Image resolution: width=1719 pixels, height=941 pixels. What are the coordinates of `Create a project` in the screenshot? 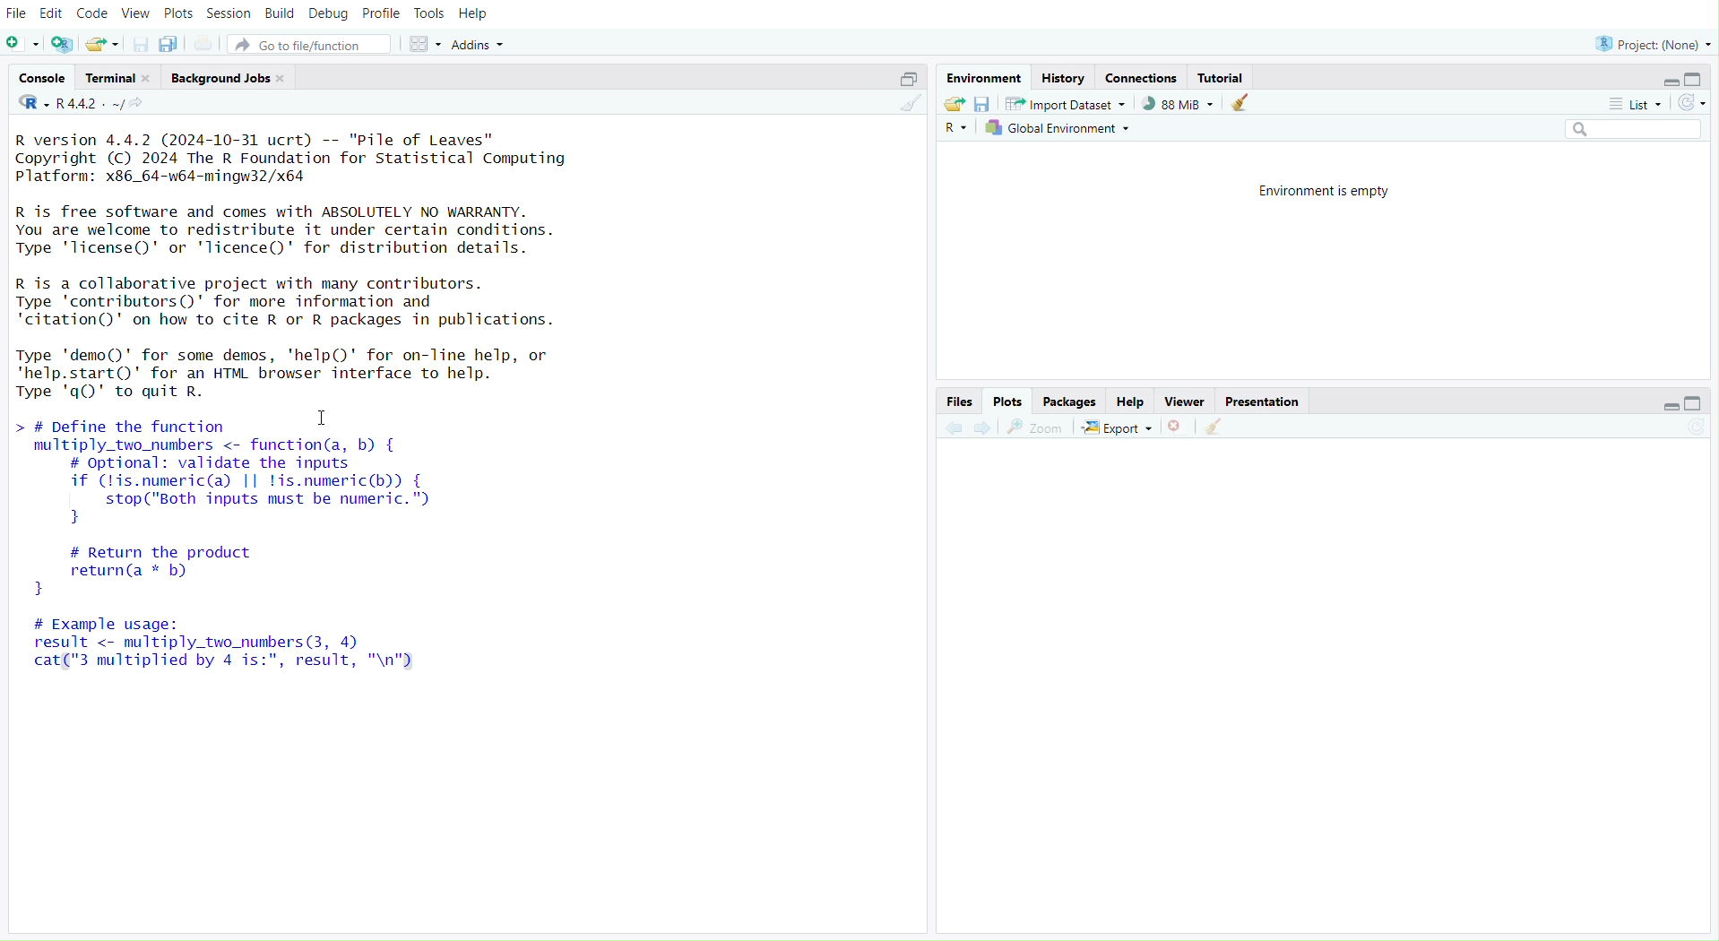 It's located at (64, 40).